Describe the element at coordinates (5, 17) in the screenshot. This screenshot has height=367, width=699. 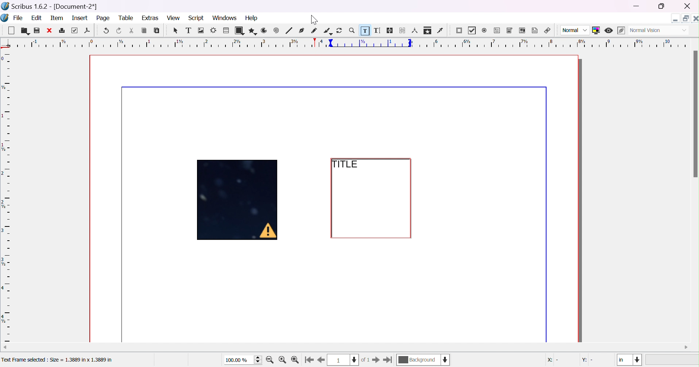
I see `scribus icon` at that location.